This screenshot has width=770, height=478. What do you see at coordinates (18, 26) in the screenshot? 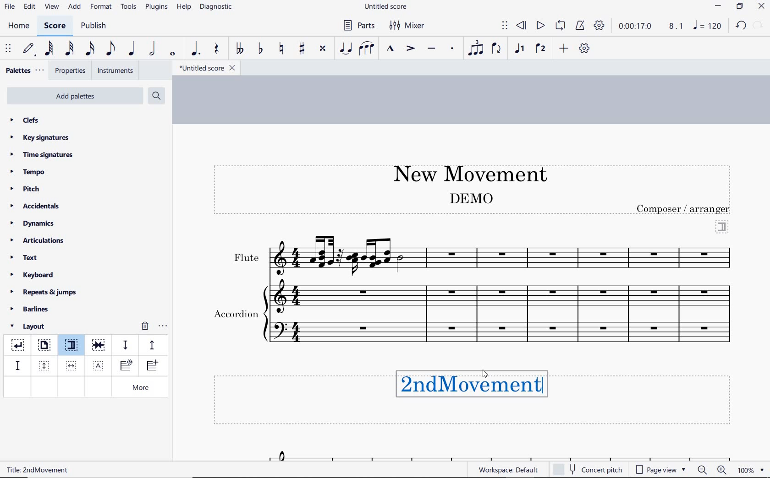
I see `home` at bounding box center [18, 26].